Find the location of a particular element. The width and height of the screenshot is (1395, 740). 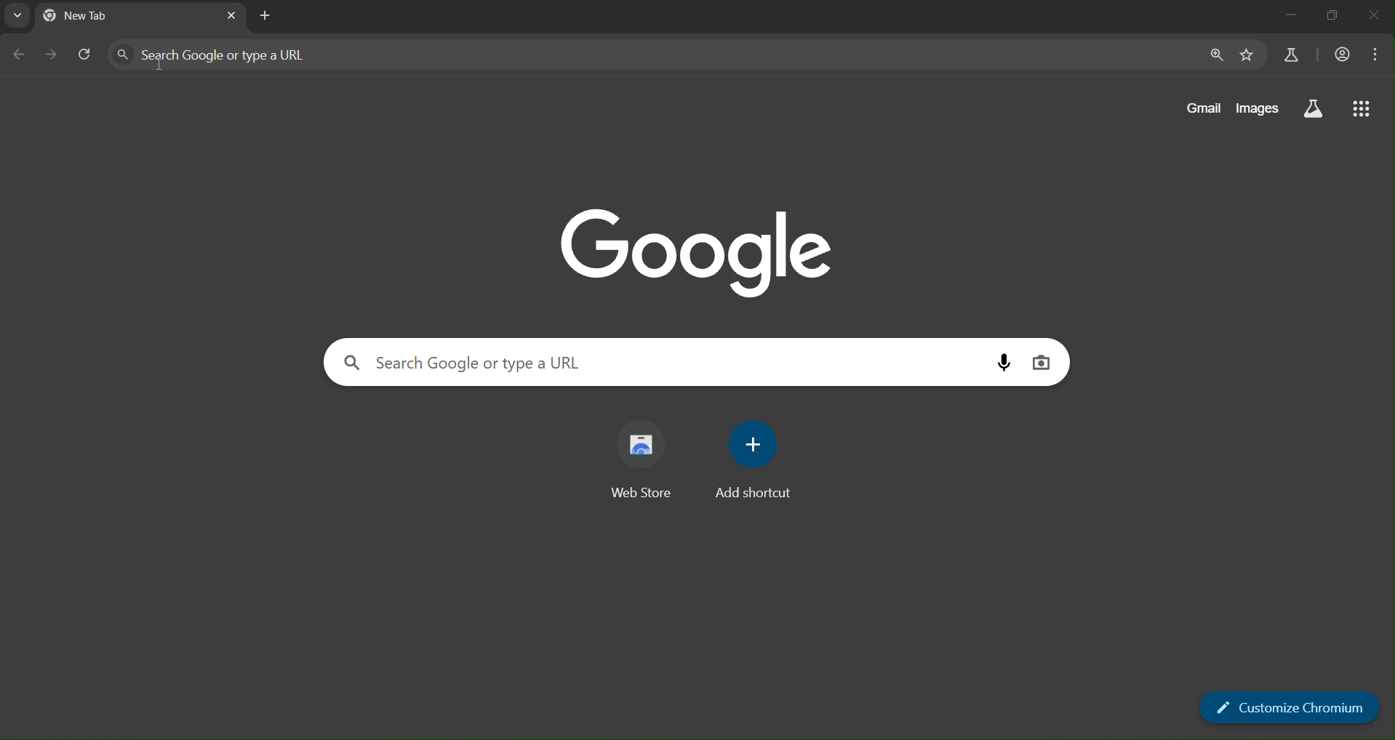

search google or type a URL is located at coordinates (476, 363).